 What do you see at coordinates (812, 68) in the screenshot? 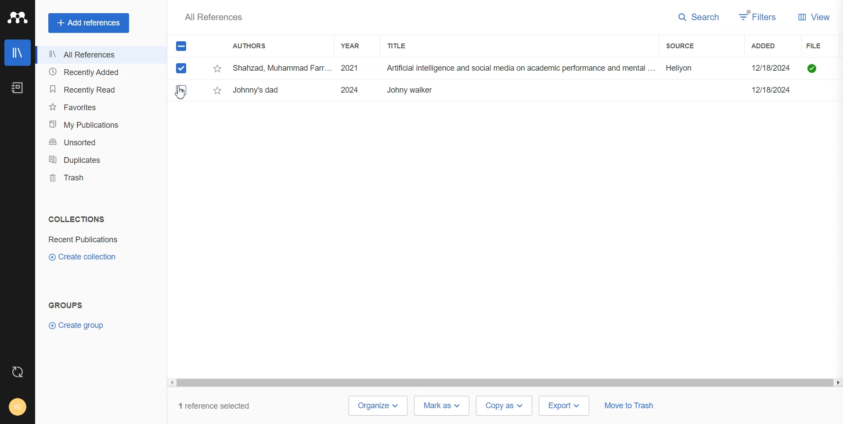
I see `file available` at bounding box center [812, 68].